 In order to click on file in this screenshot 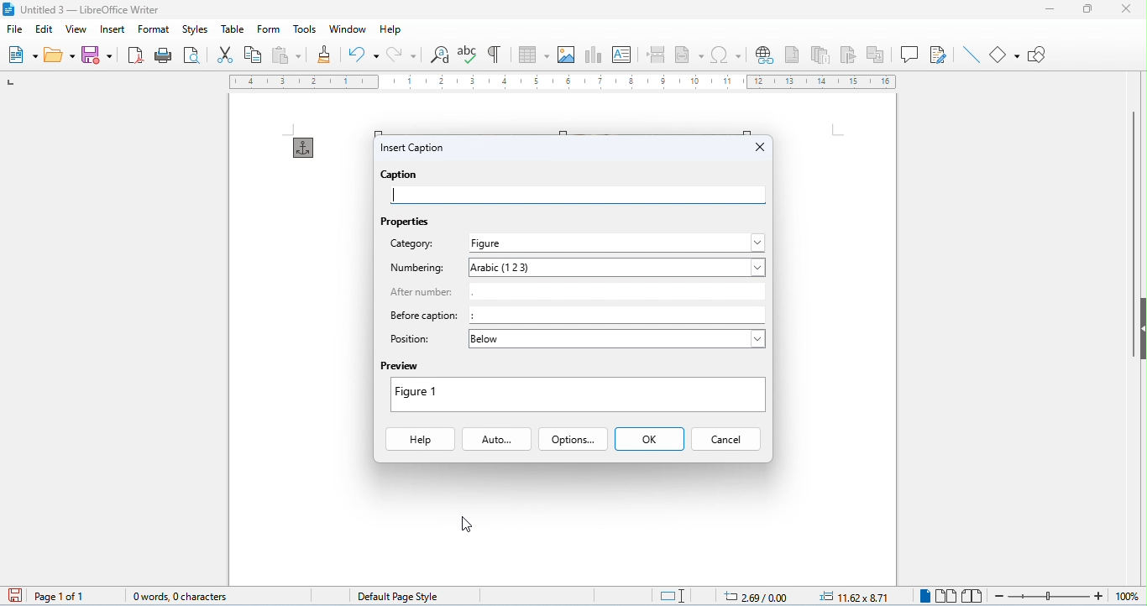, I will do `click(14, 30)`.